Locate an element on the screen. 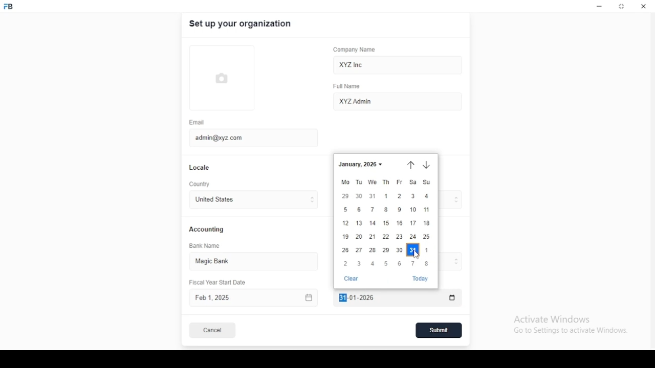 The height and width of the screenshot is (368, 655). accounting is located at coordinates (207, 229).